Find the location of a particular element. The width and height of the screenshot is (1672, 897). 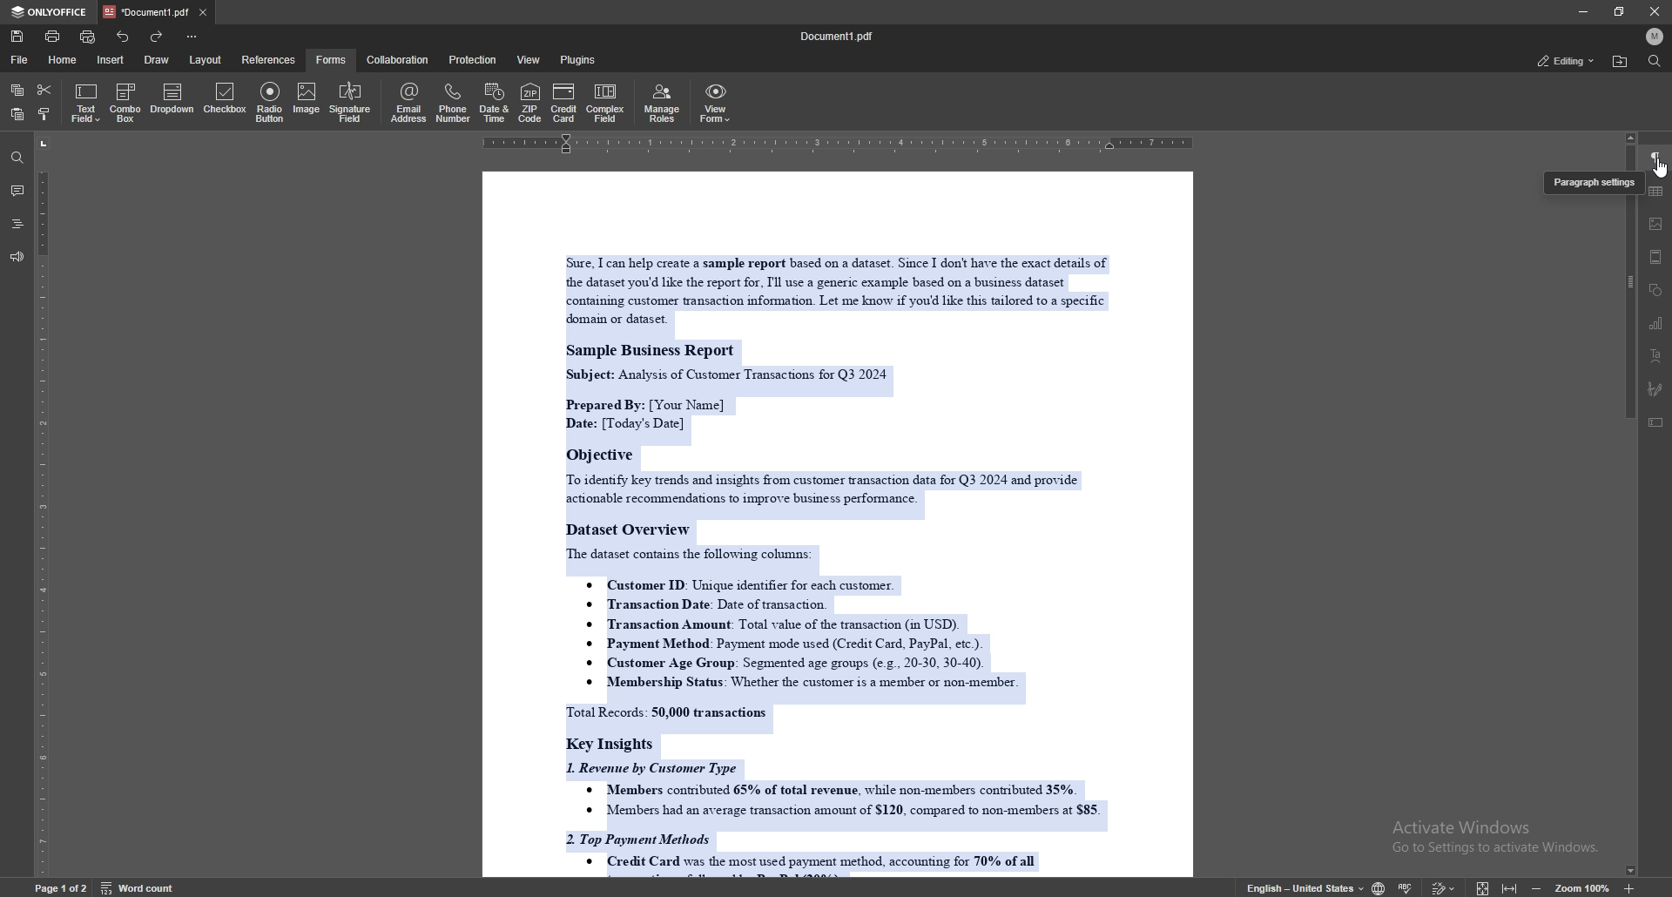

quick print is located at coordinates (90, 37).